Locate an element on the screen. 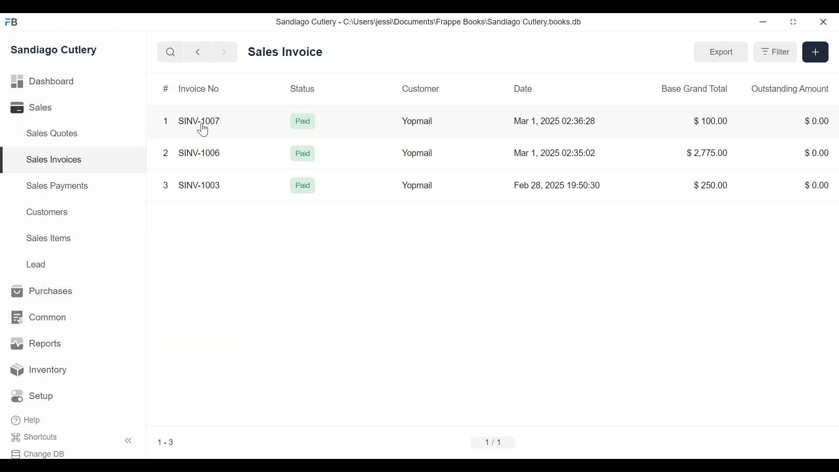 Image resolution: width=839 pixels, height=472 pixels. Sales Items is located at coordinates (49, 238).